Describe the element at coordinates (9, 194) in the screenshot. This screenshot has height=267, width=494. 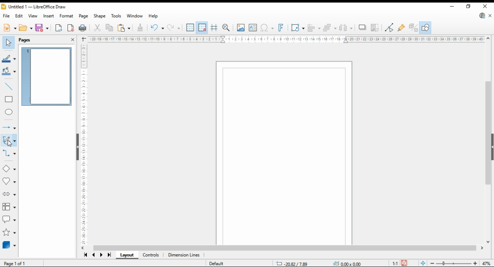
I see `block arrows` at that location.